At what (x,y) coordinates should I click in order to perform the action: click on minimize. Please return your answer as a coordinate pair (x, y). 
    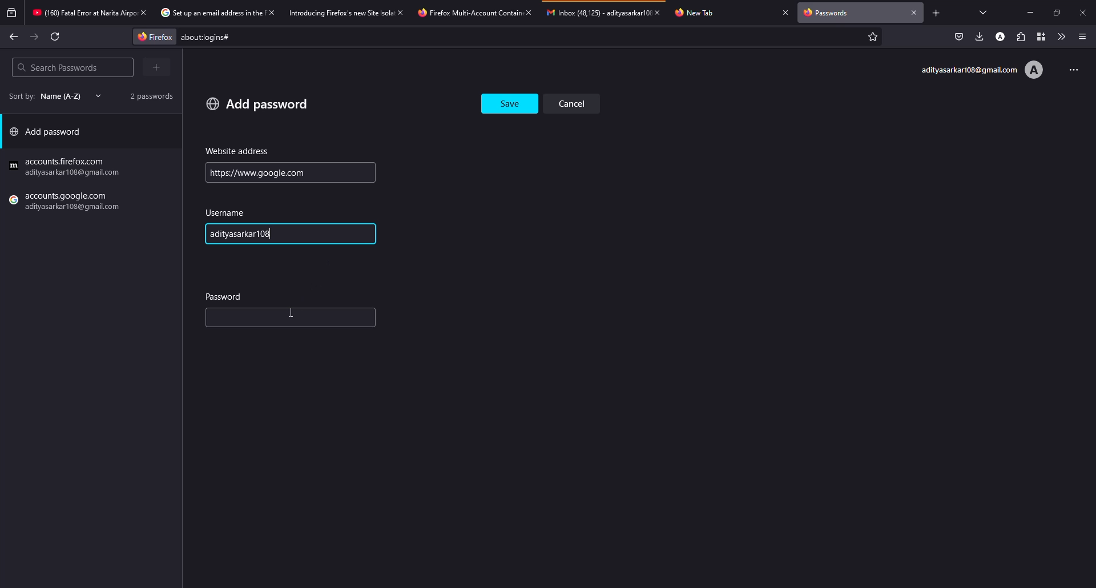
    Looking at the image, I should click on (1032, 13).